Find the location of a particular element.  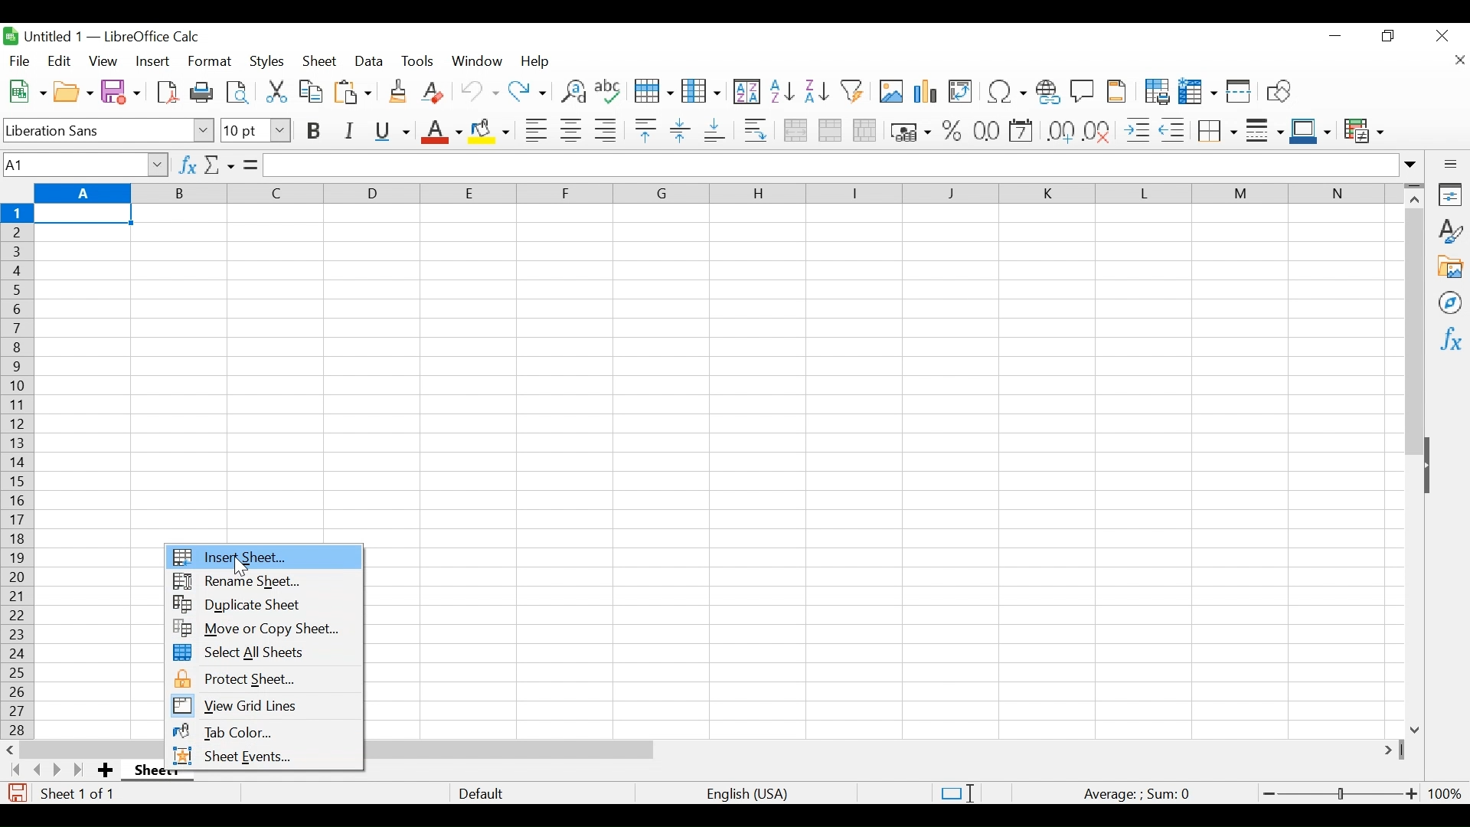

Show/Hide Pane is located at coordinates (1435, 467).